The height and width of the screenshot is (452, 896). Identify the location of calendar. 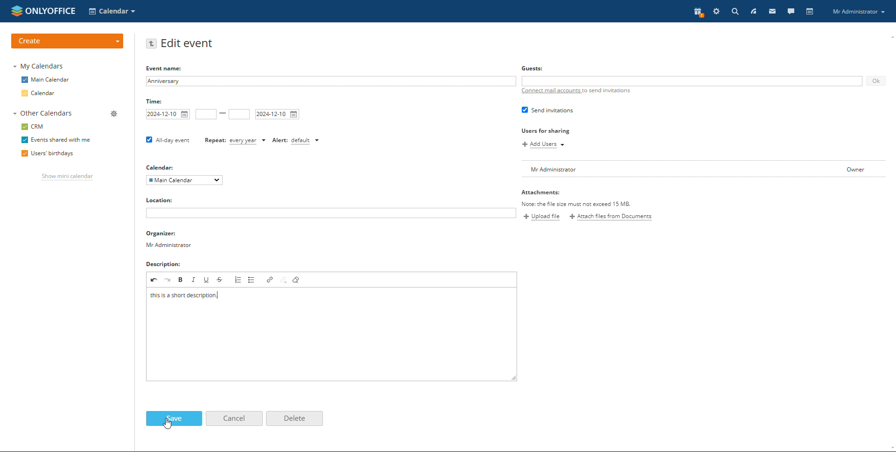
(41, 94).